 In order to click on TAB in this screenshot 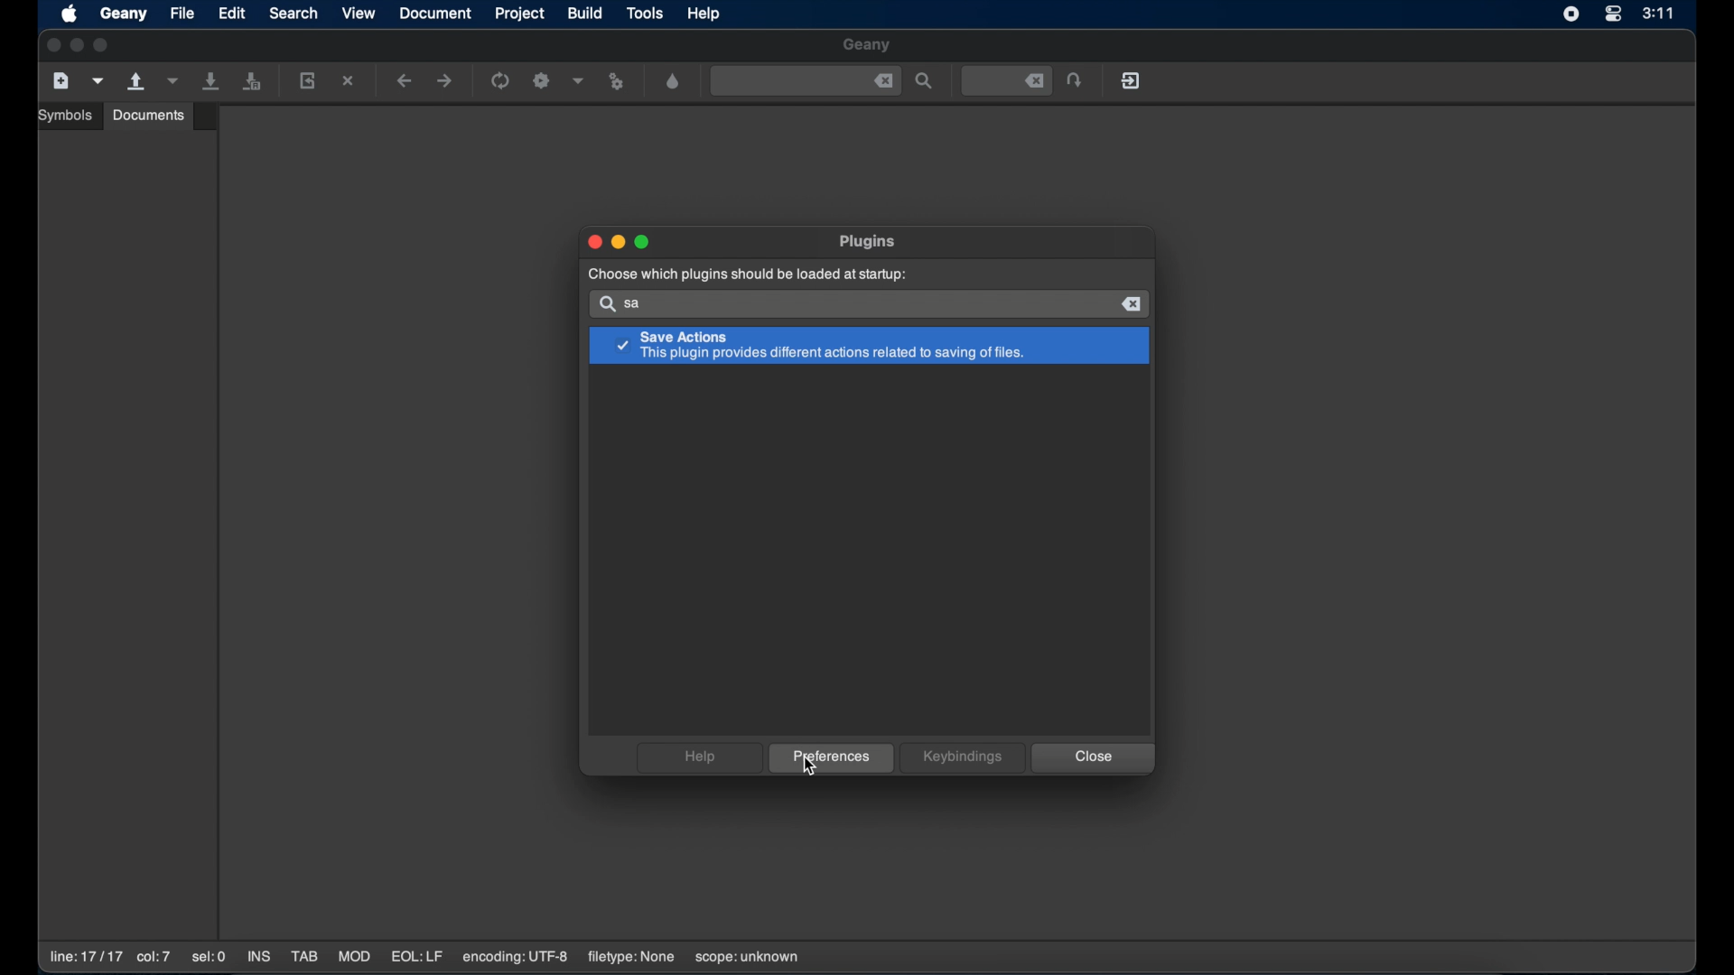, I will do `click(304, 957)`.